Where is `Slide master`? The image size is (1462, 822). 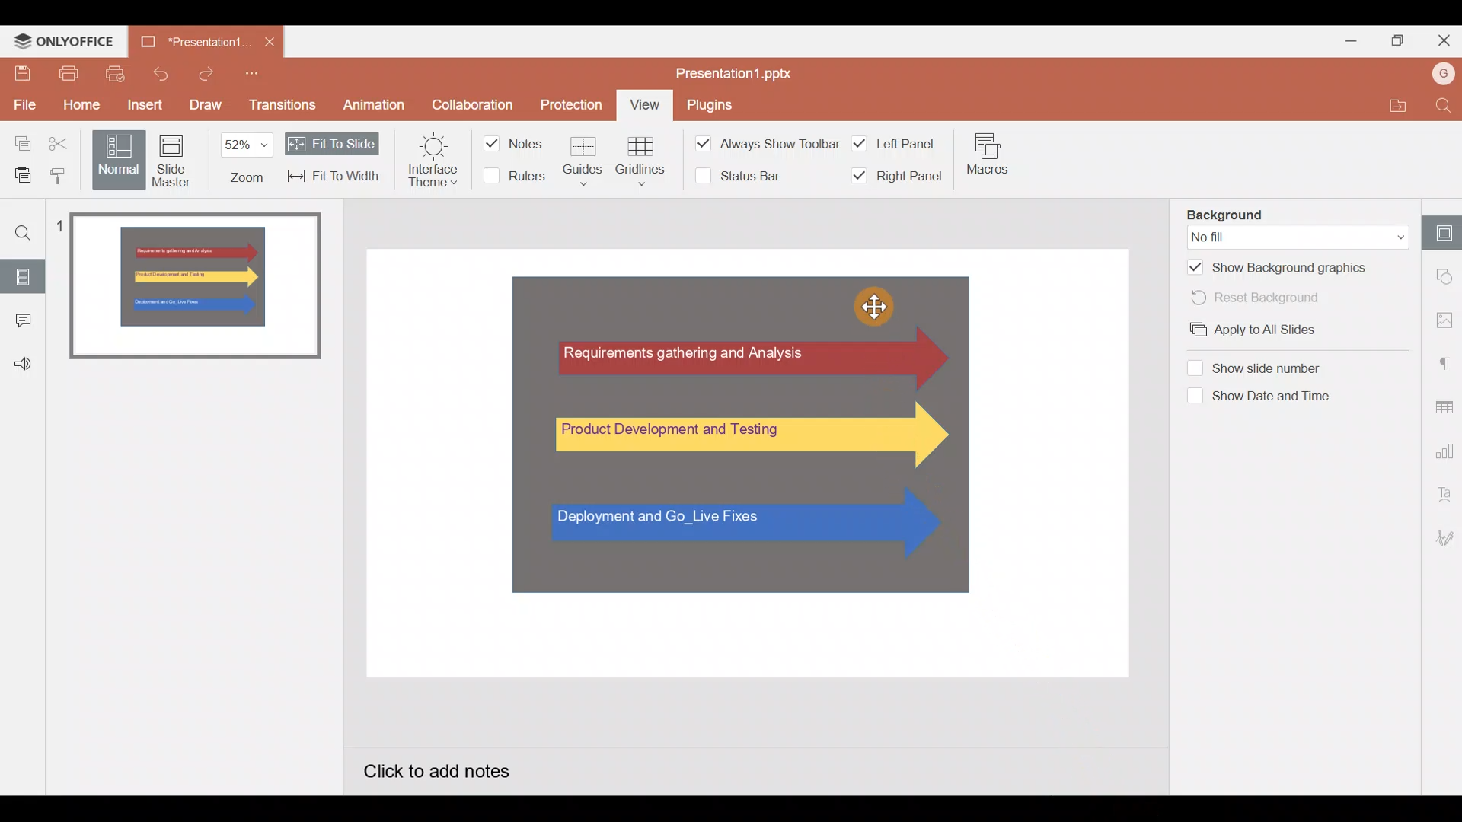
Slide master is located at coordinates (172, 161).